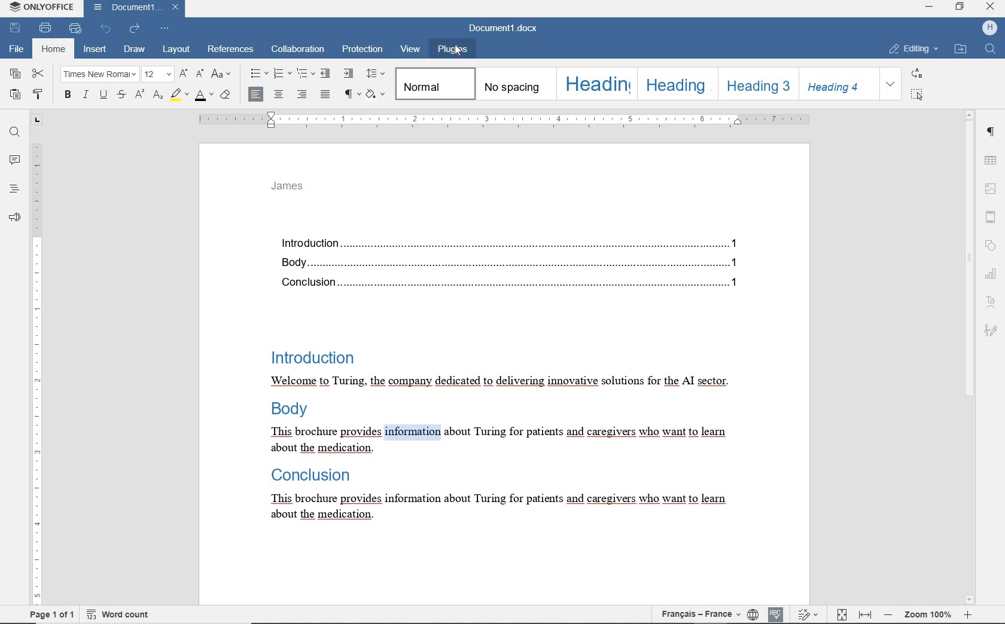 The width and height of the screenshot is (1005, 624). I want to click on PLUGINS, so click(453, 50).